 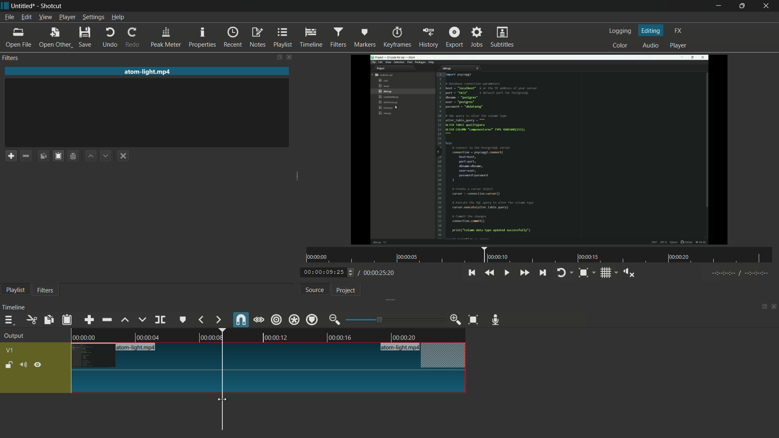 What do you see at coordinates (108, 155) in the screenshot?
I see `move filter down` at bounding box center [108, 155].